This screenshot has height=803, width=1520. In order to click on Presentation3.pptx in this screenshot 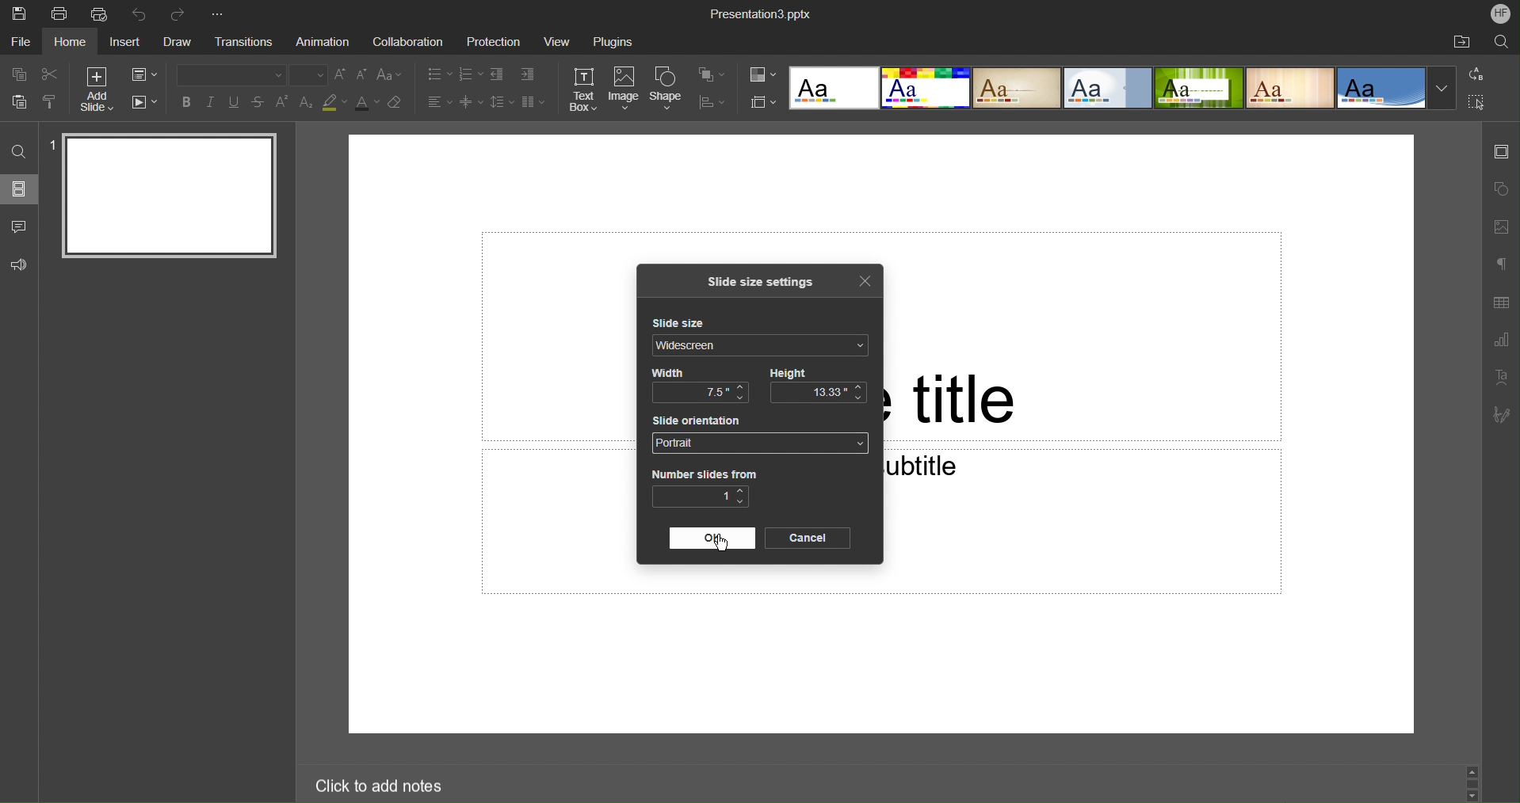, I will do `click(762, 13)`.